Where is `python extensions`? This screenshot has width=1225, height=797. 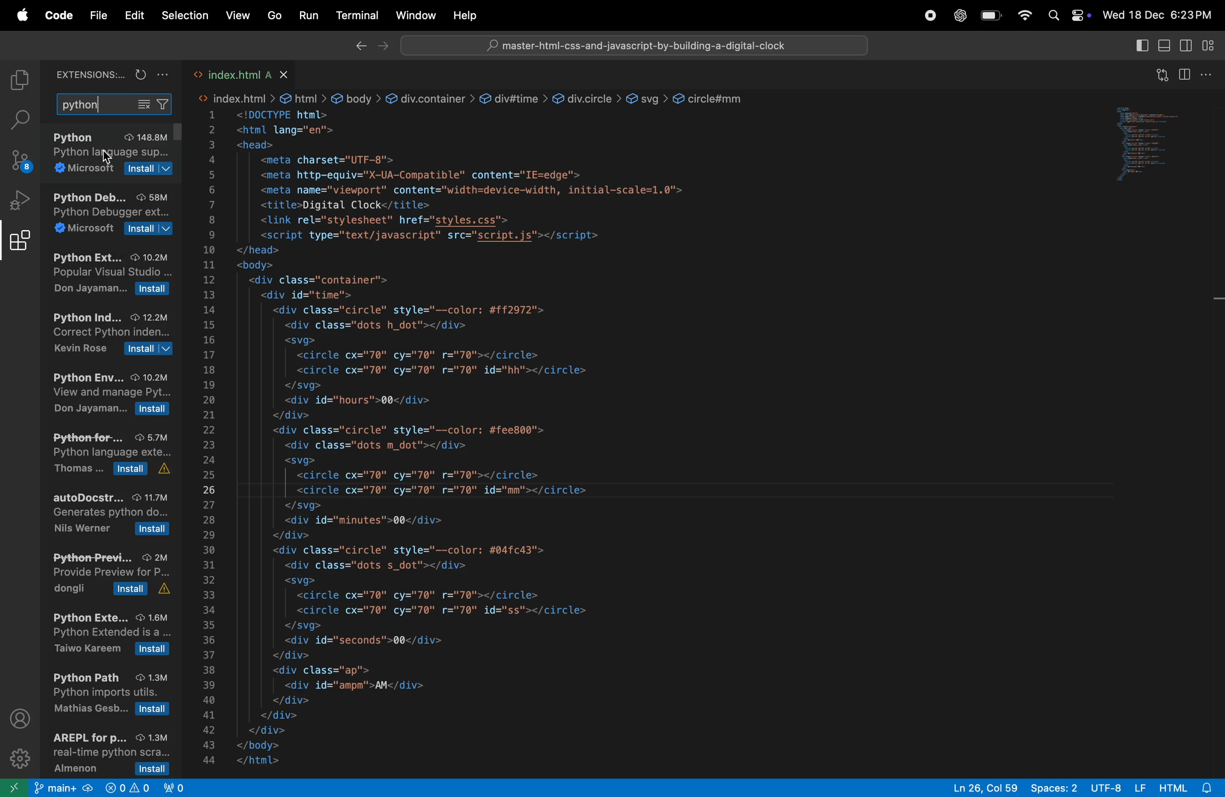 python extensions is located at coordinates (110, 276).